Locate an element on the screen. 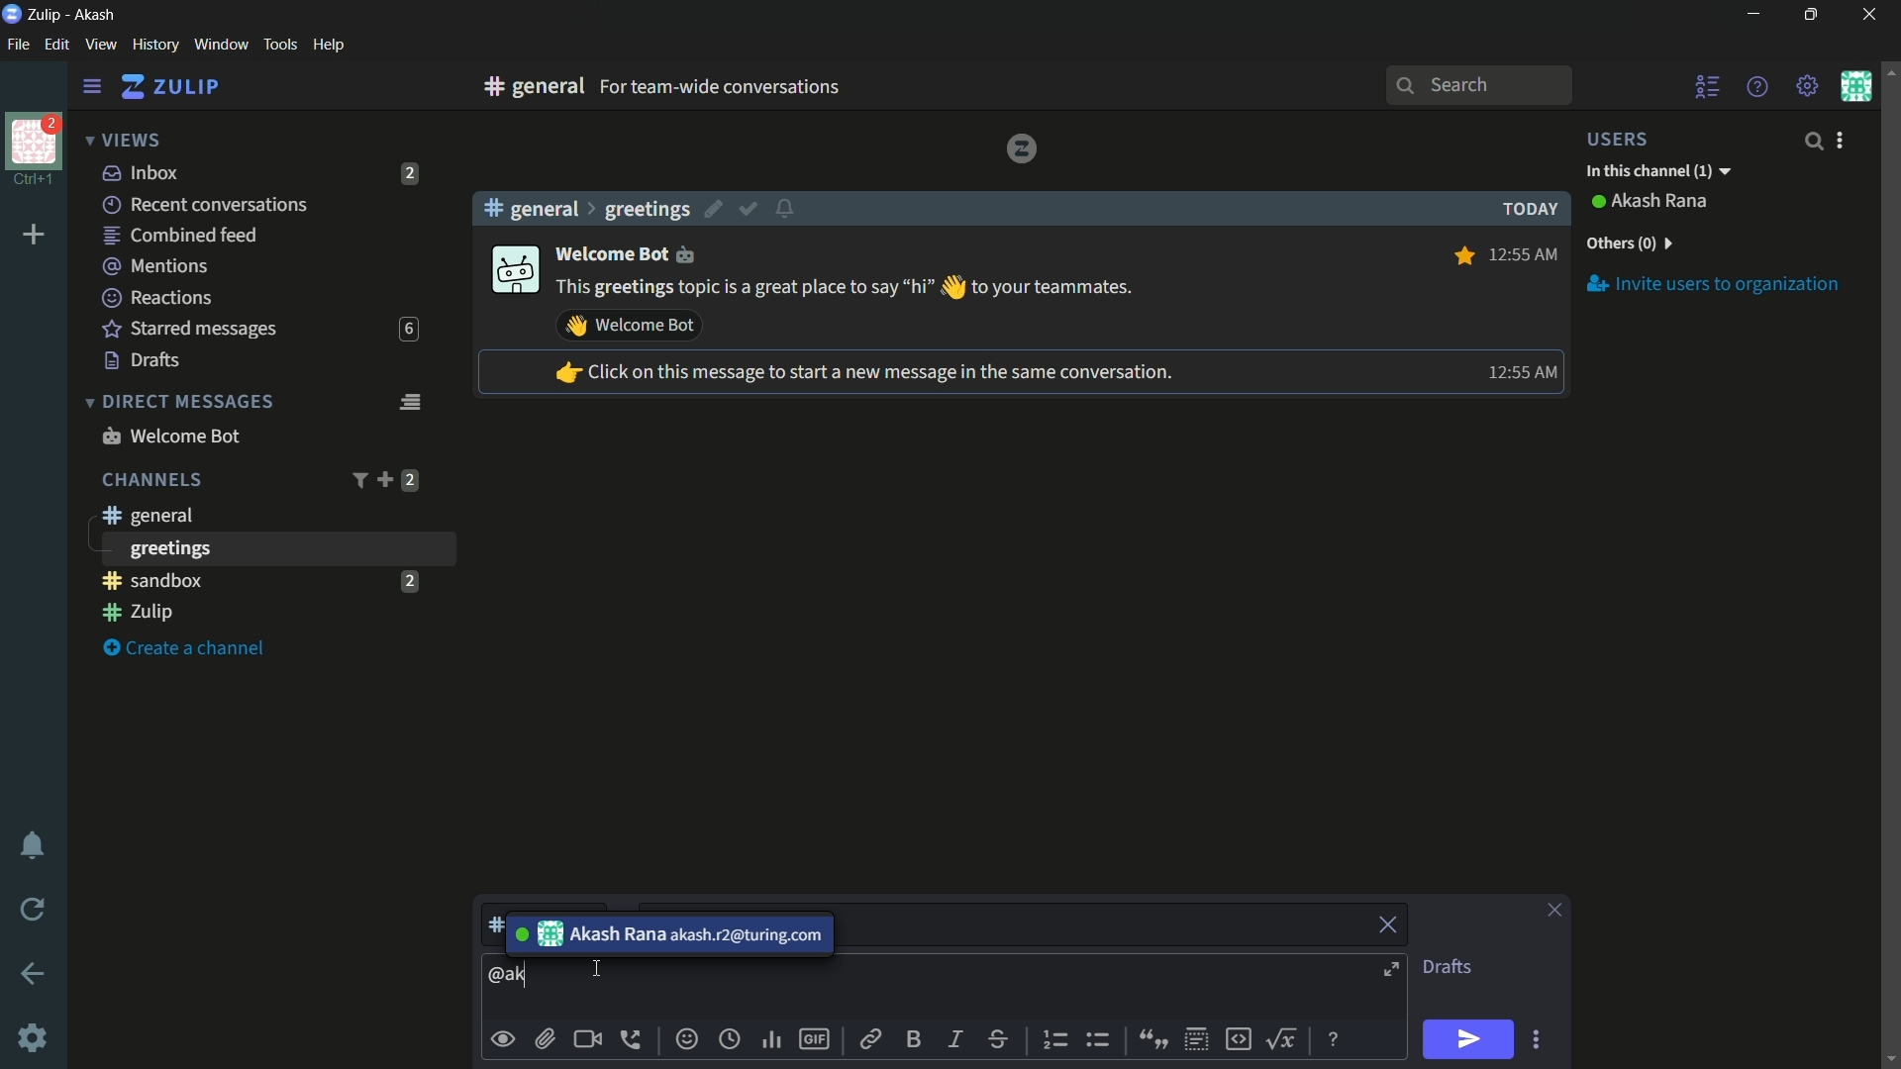 This screenshot has height=1069, width=1901. edit menu is located at coordinates (56, 45).